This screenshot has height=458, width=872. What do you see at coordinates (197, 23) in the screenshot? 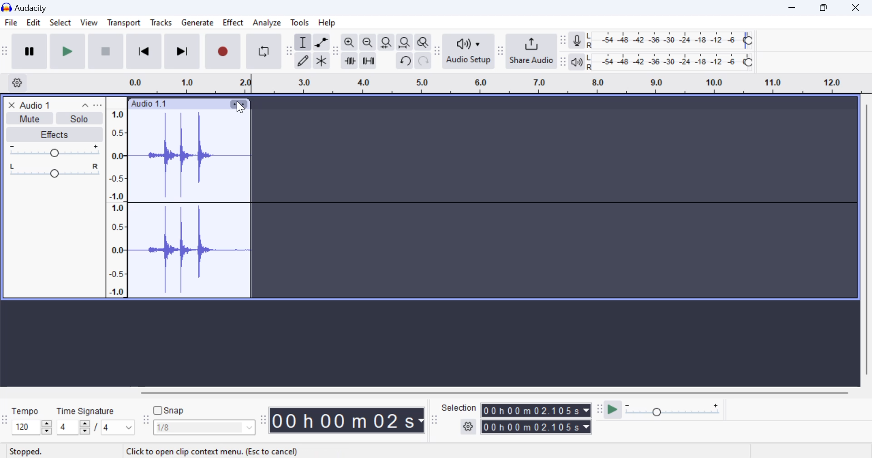
I see `Generate` at bounding box center [197, 23].